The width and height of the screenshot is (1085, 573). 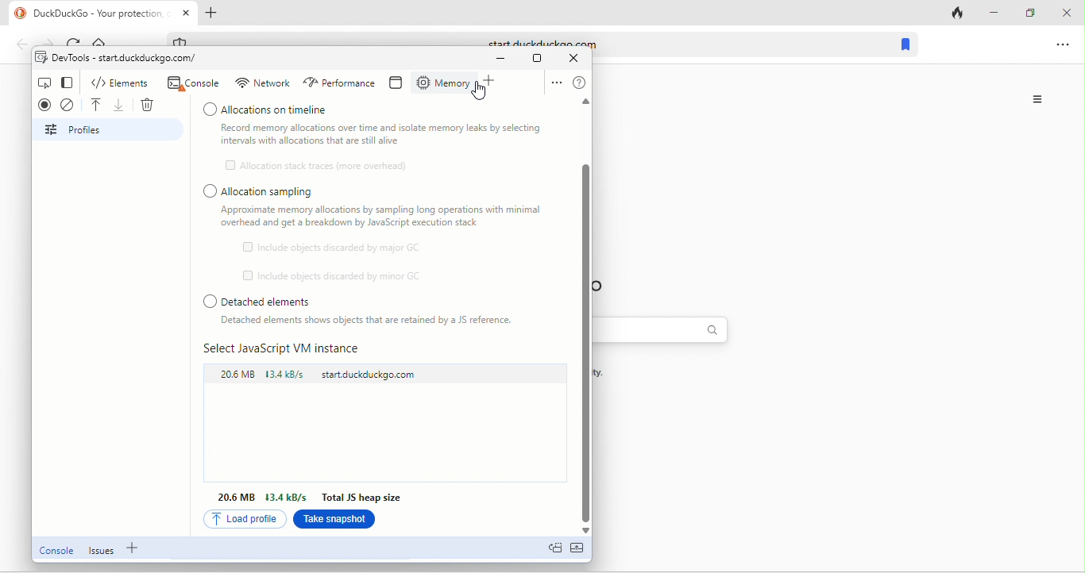 What do you see at coordinates (195, 83) in the screenshot?
I see `console` at bounding box center [195, 83].